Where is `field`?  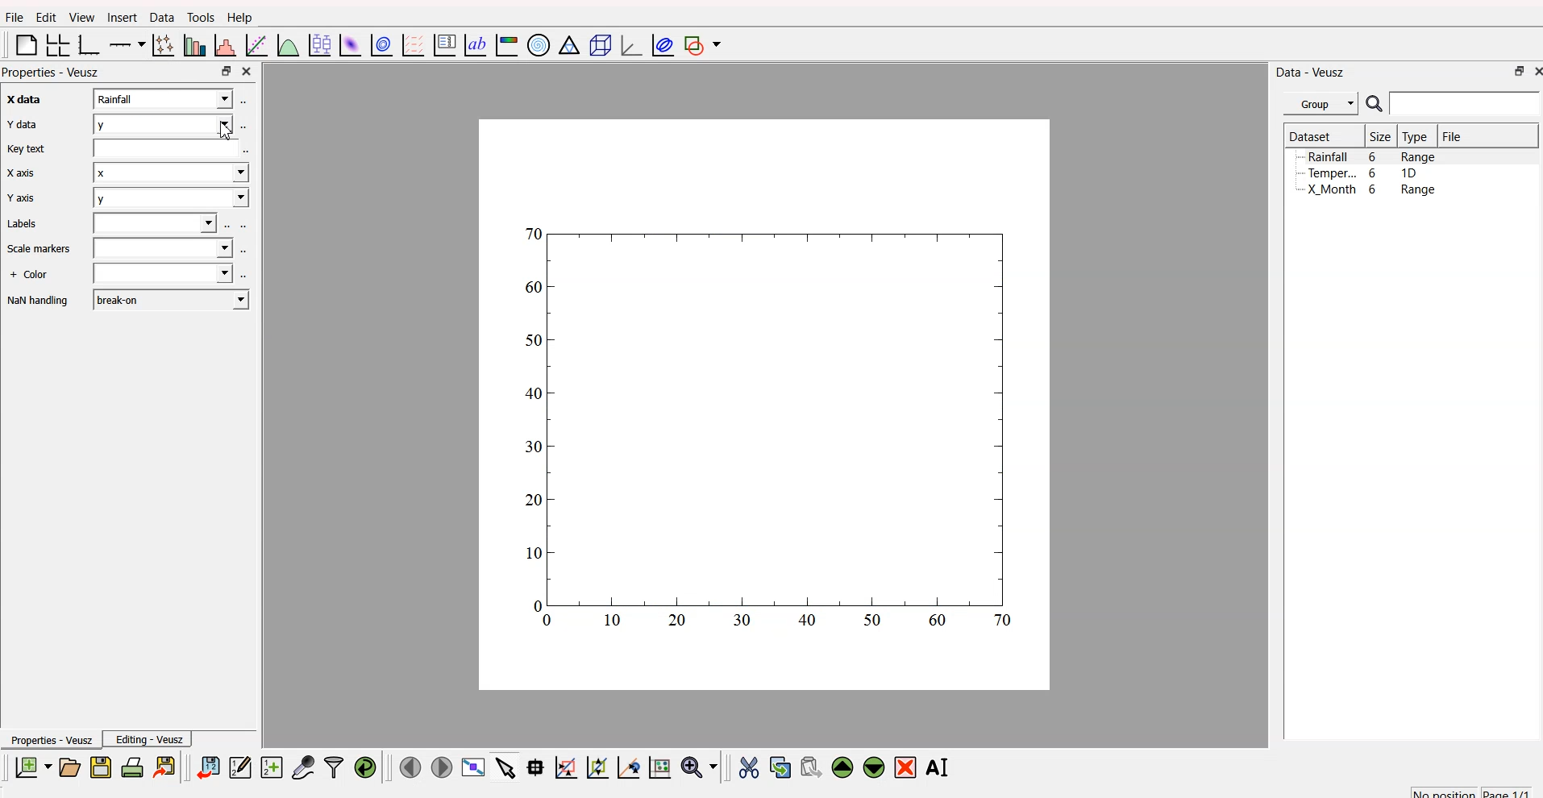
field is located at coordinates (165, 152).